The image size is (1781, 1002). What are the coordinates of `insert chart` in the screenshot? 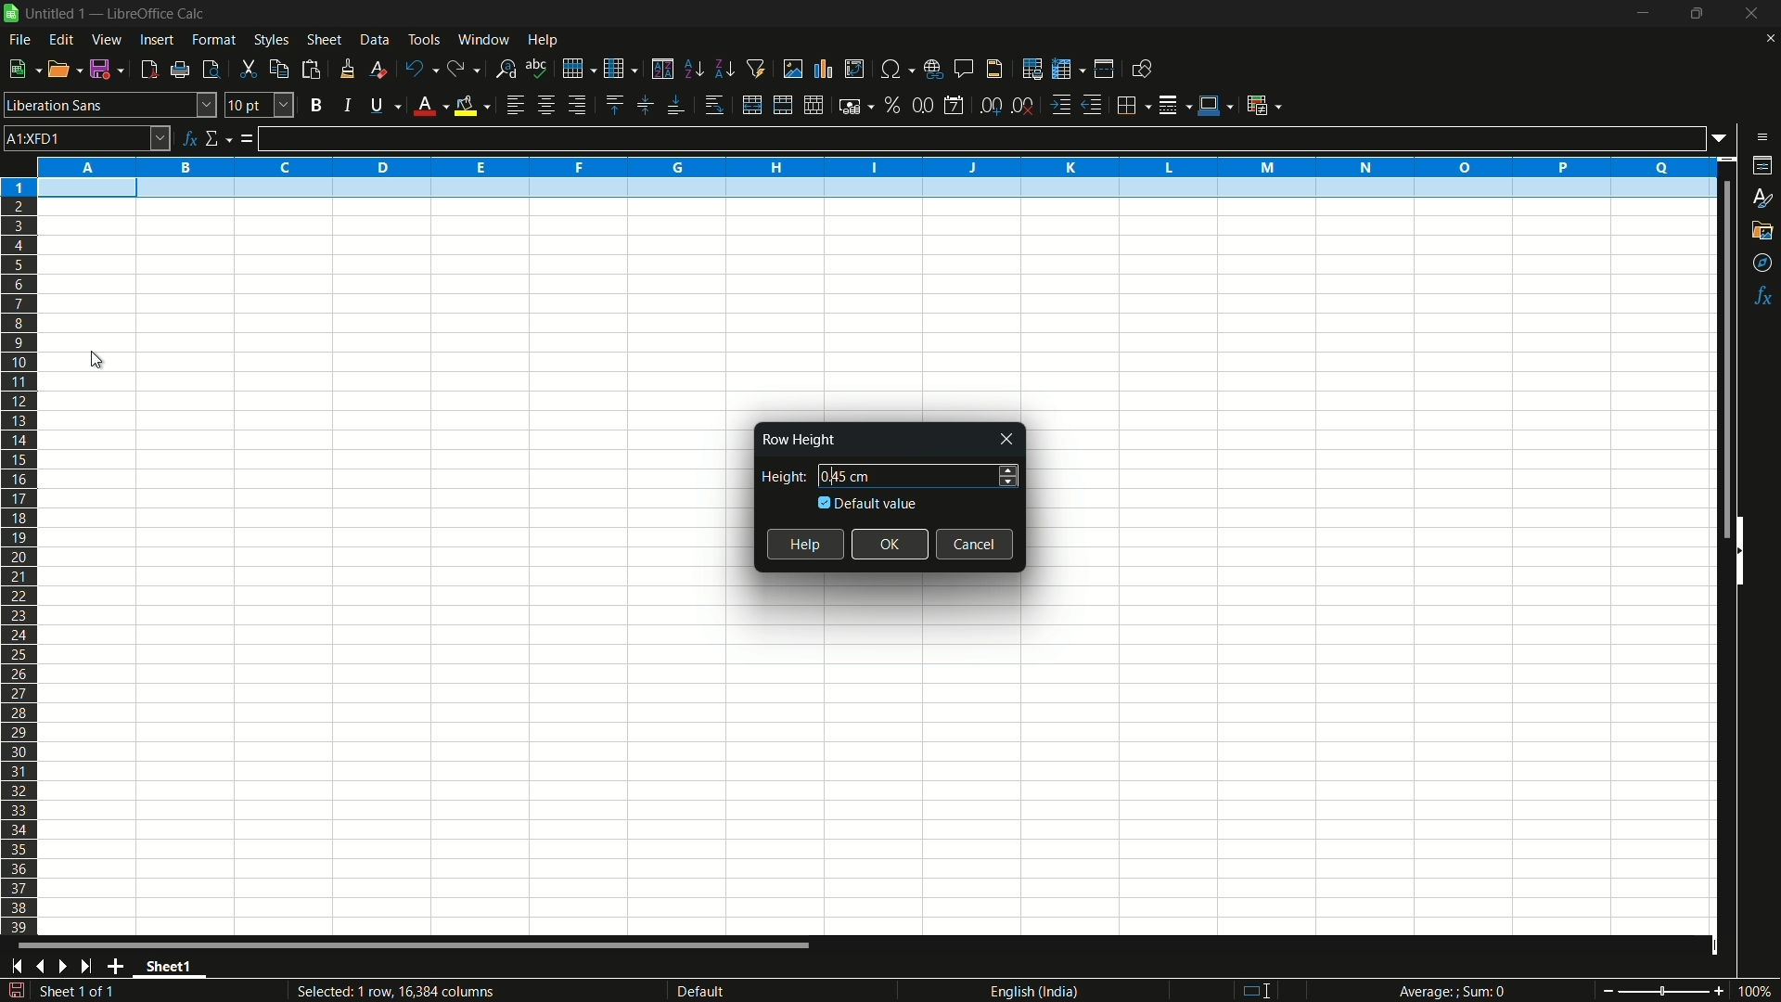 It's located at (824, 68).